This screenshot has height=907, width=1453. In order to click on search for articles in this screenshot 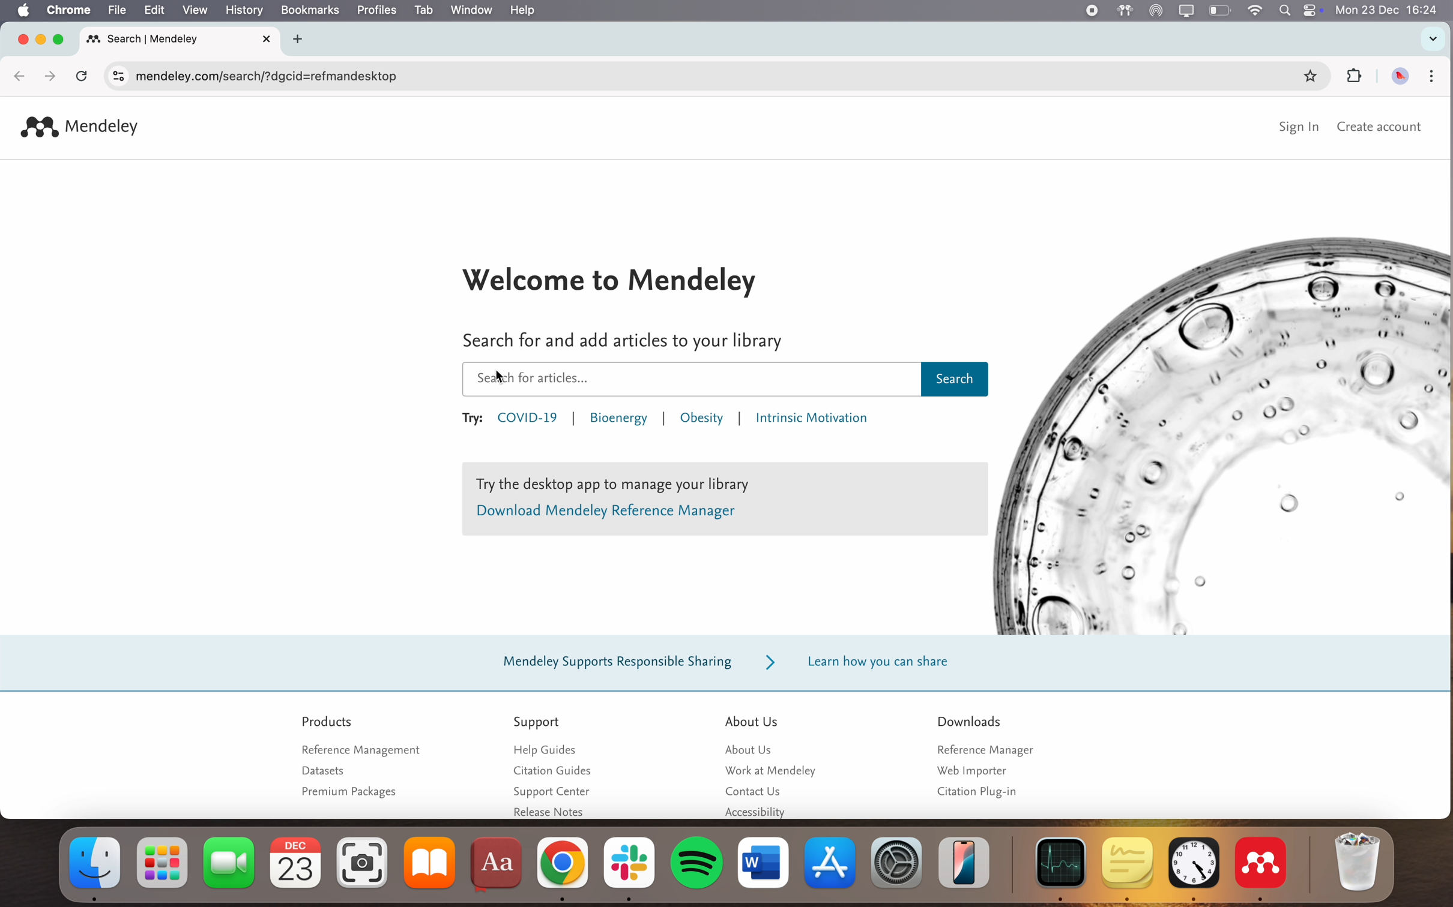, I will do `click(620, 341)`.